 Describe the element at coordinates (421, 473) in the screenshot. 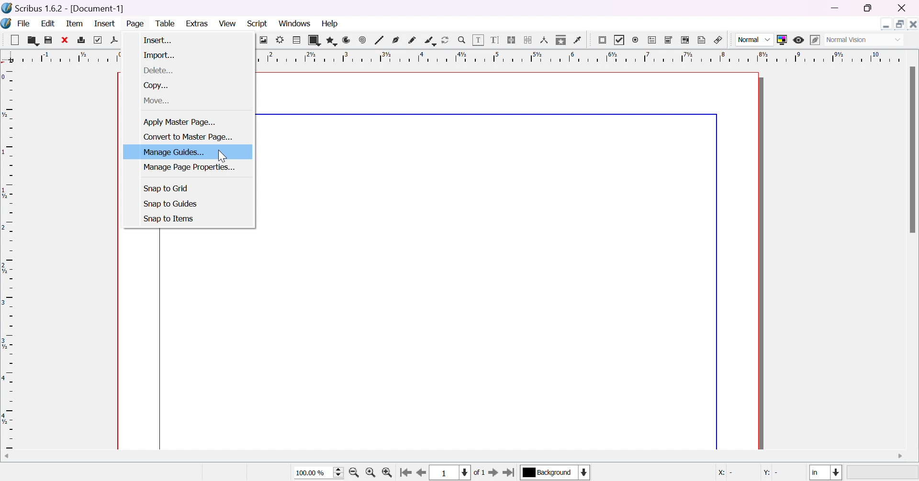

I see `go to previous page` at that location.